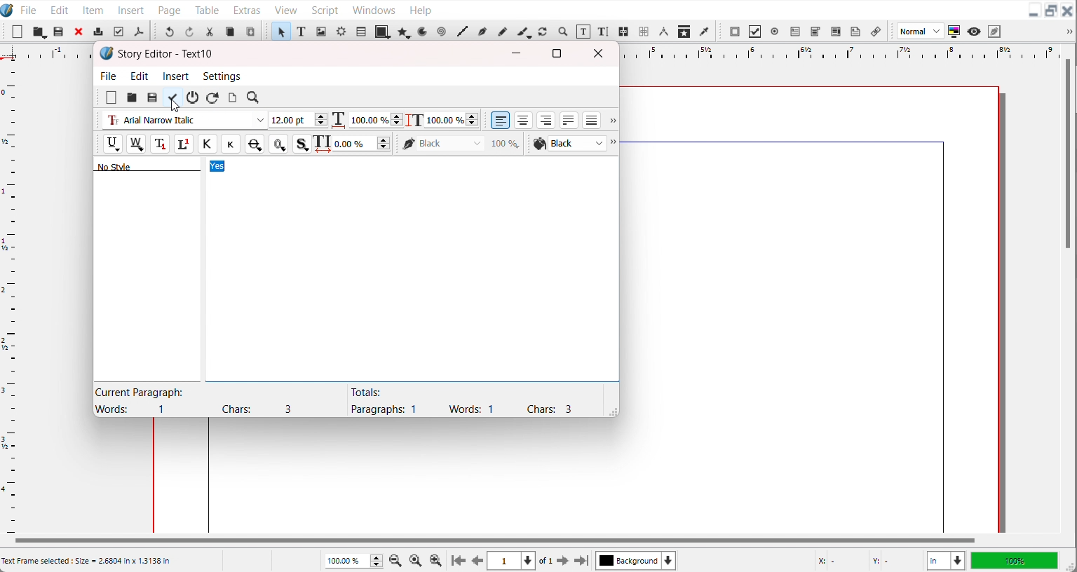 The width and height of the screenshot is (1077, 572). I want to click on Small caps, so click(230, 143).